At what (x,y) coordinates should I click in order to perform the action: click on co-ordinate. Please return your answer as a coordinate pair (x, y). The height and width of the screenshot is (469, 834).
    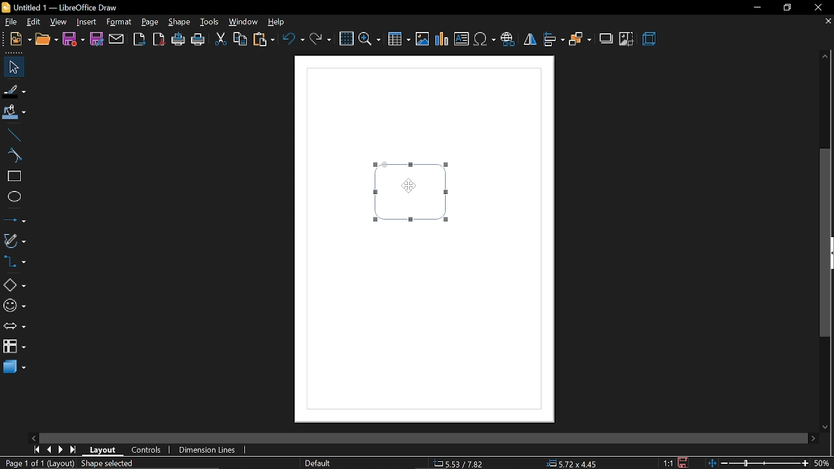
    Looking at the image, I should click on (459, 463).